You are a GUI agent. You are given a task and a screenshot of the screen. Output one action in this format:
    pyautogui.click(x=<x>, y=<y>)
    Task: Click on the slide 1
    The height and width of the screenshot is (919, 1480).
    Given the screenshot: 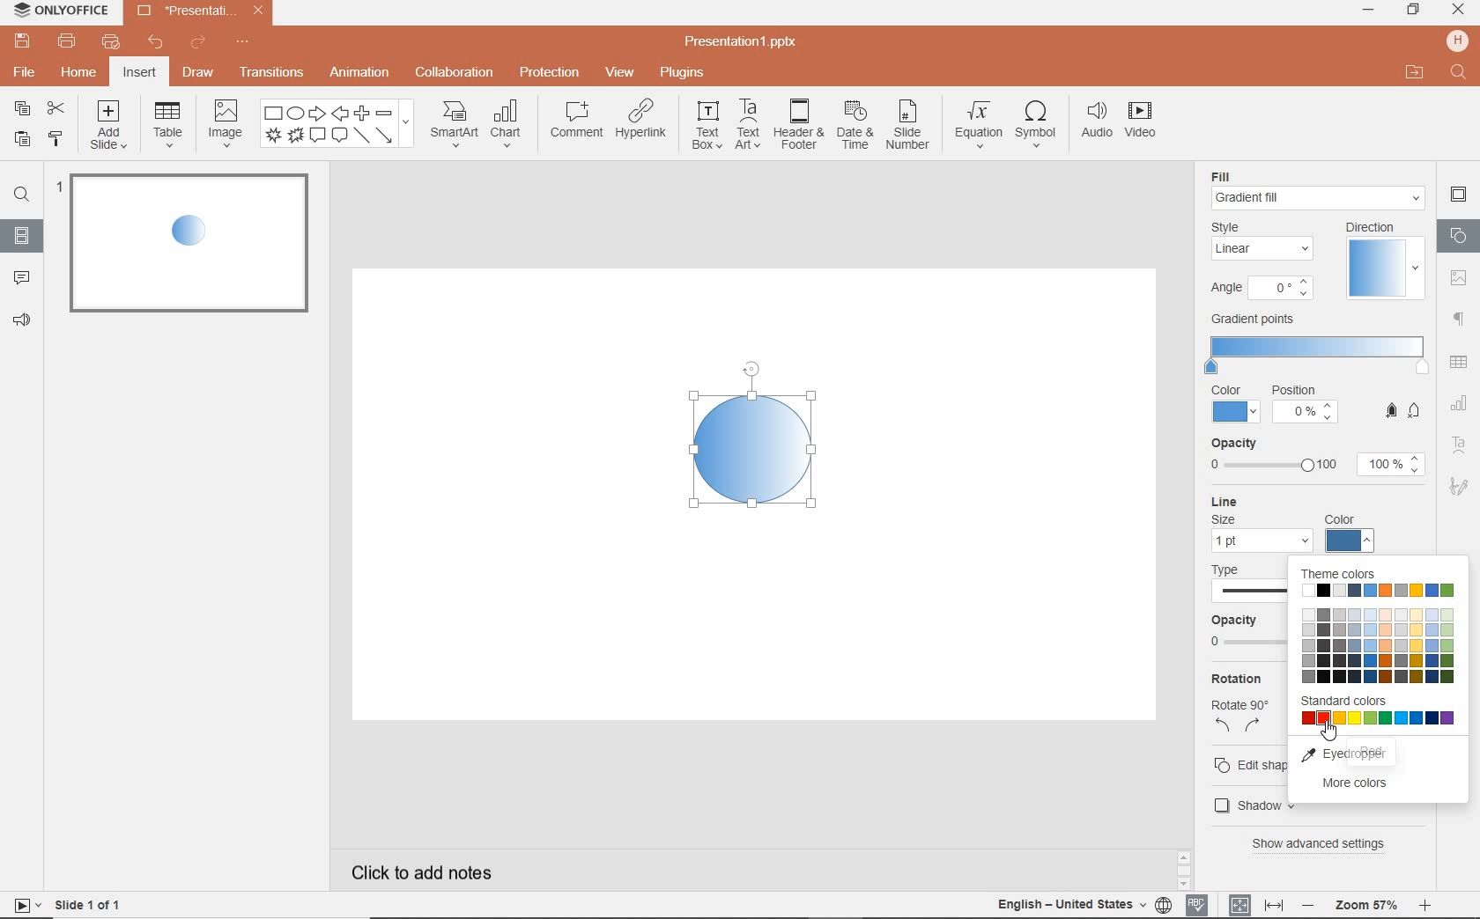 What is the action you would take?
    pyautogui.click(x=189, y=242)
    